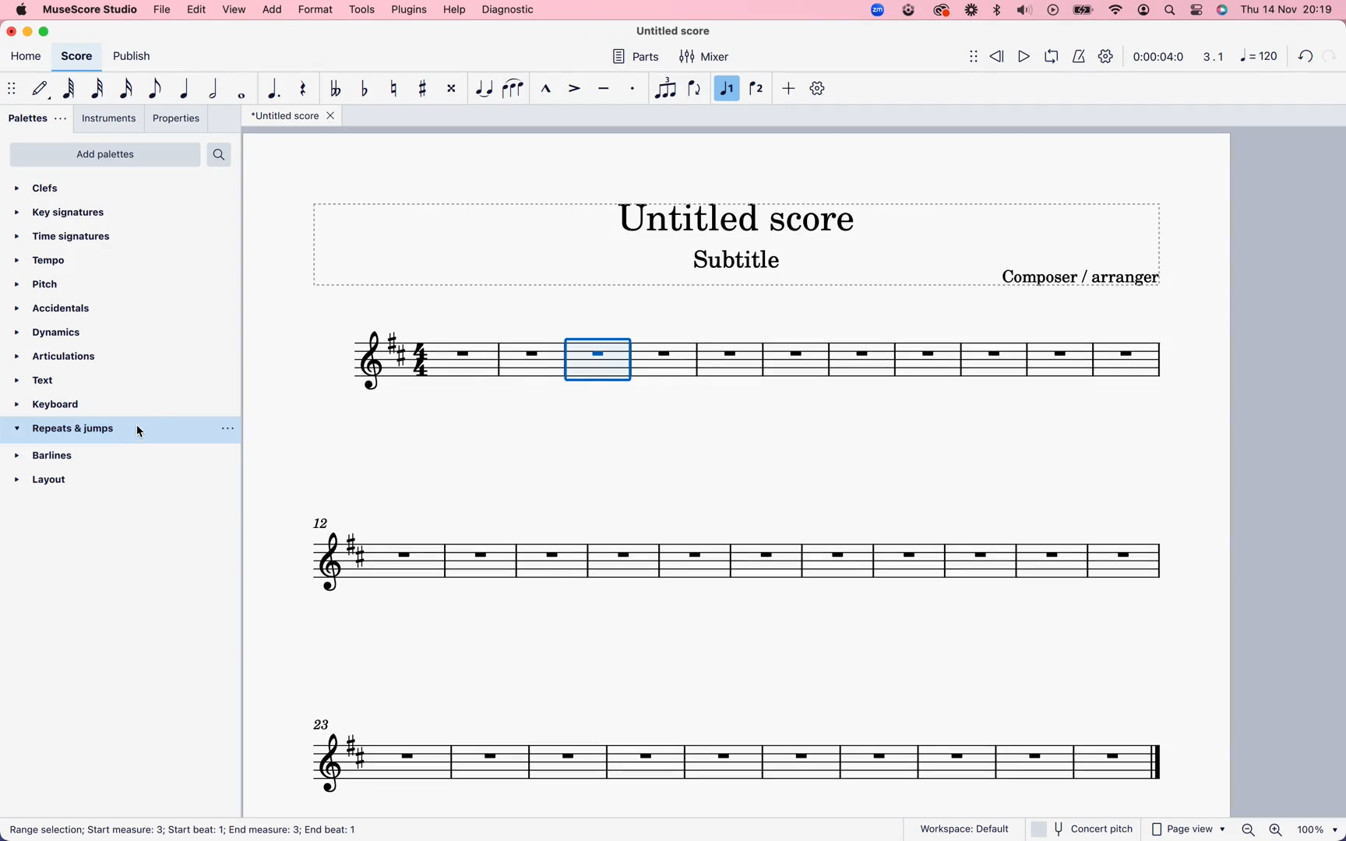 The height and width of the screenshot is (841, 1346). I want to click on rest, so click(305, 90).